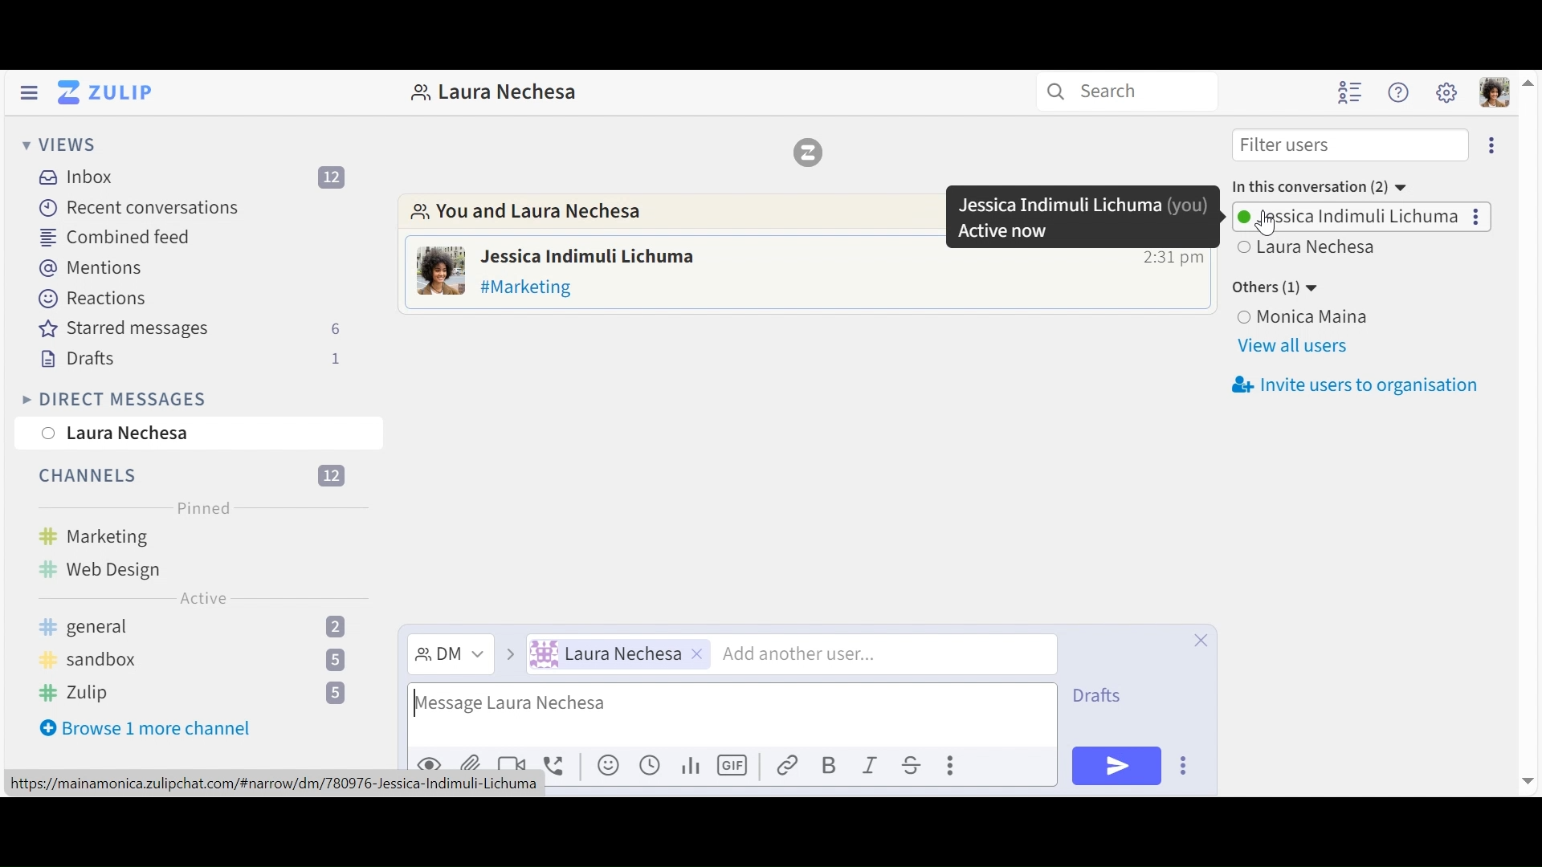 The width and height of the screenshot is (1542, 867). Describe the element at coordinates (1447, 91) in the screenshot. I see `Main menu` at that location.